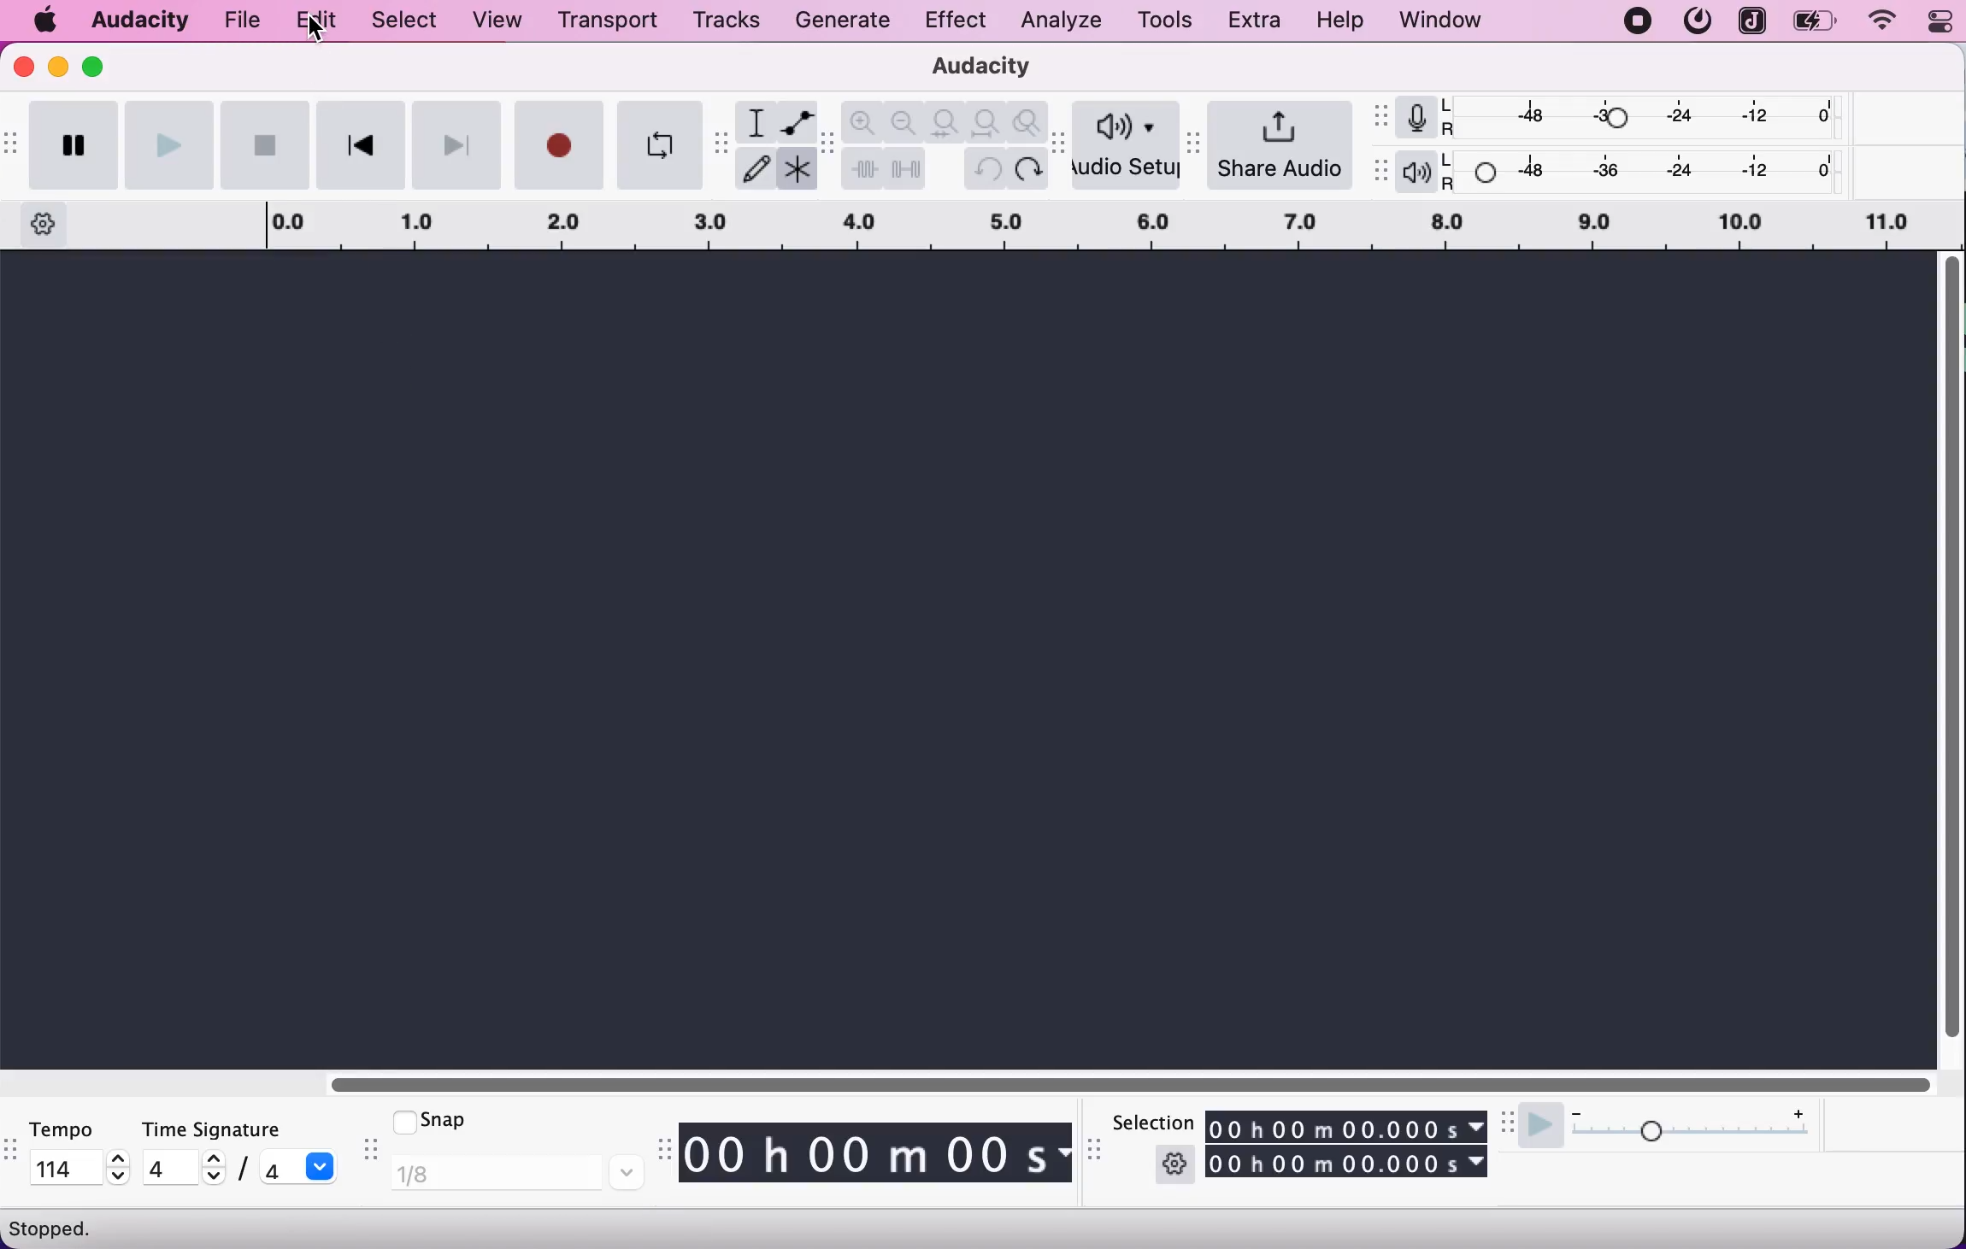  What do you see at coordinates (457, 144) in the screenshot?
I see `skip to end` at bounding box center [457, 144].